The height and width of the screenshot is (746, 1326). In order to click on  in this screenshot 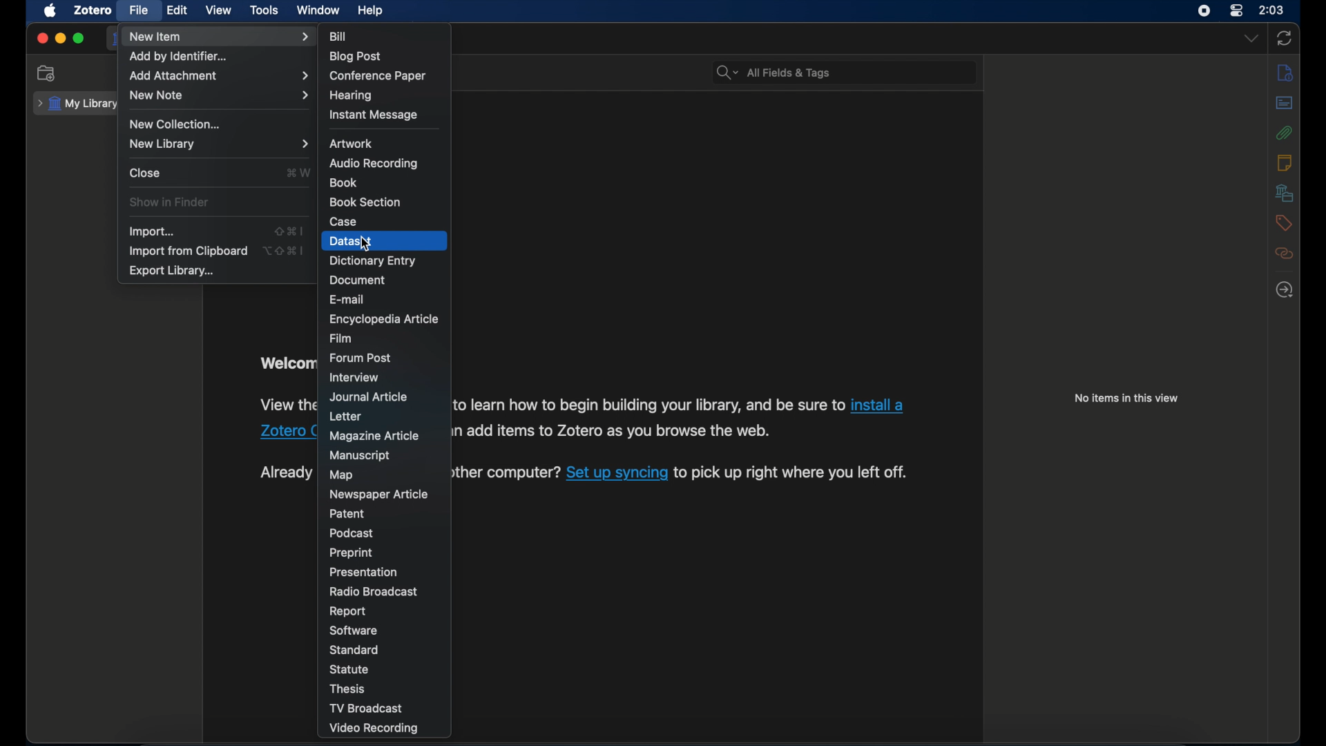, I will do `click(608, 432)`.